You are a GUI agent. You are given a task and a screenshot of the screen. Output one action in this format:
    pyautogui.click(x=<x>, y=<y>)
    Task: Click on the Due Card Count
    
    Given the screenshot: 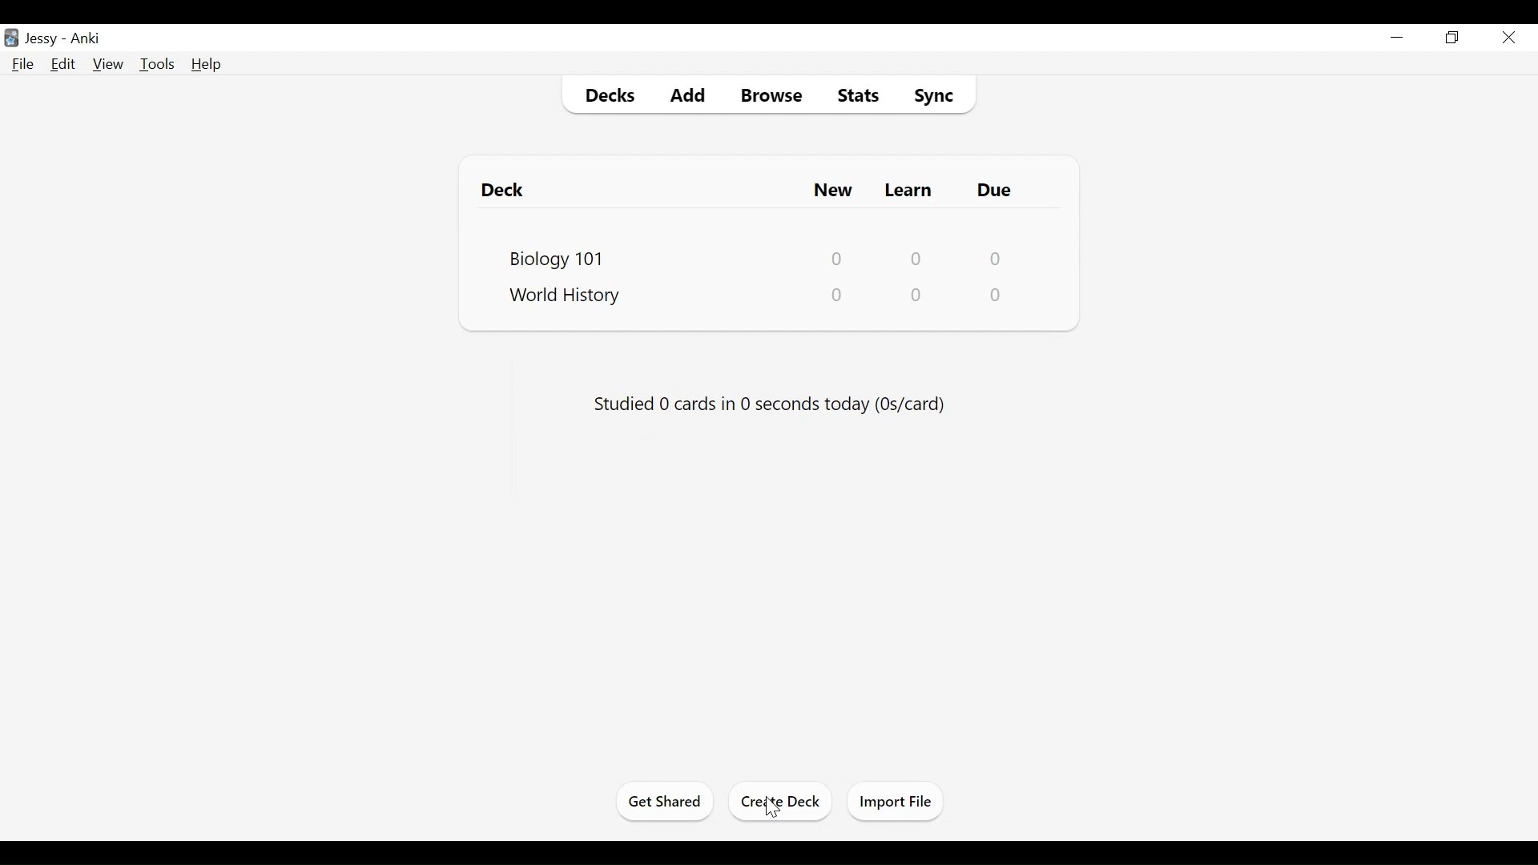 What is the action you would take?
    pyautogui.click(x=997, y=294)
    